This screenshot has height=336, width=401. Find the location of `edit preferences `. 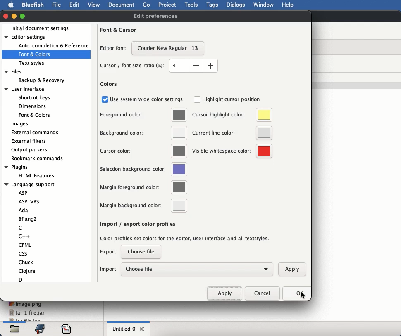

edit preferences  is located at coordinates (155, 17).